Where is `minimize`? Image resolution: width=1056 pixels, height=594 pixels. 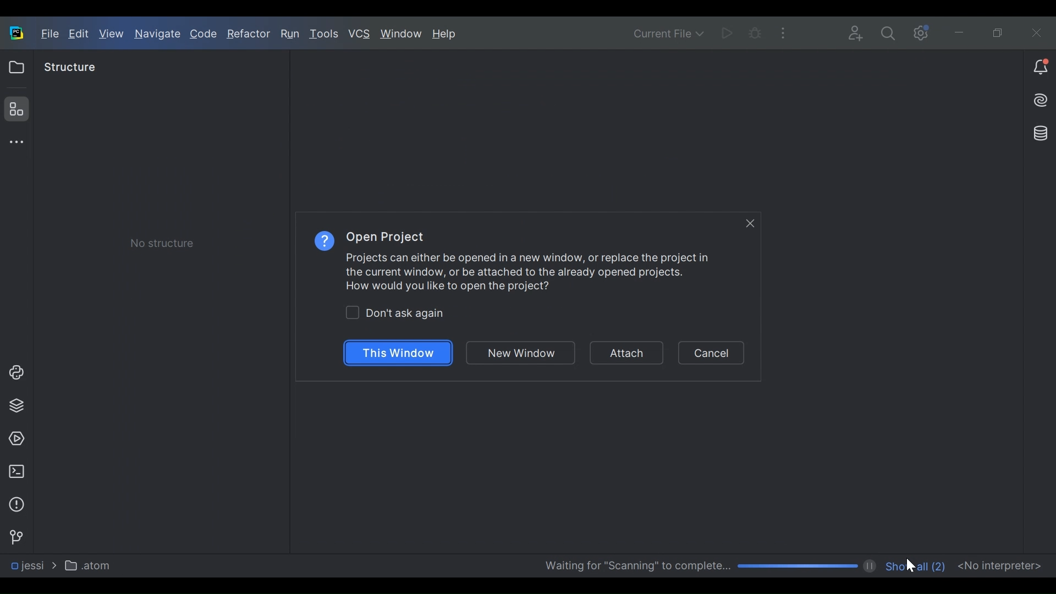
minimize is located at coordinates (958, 32).